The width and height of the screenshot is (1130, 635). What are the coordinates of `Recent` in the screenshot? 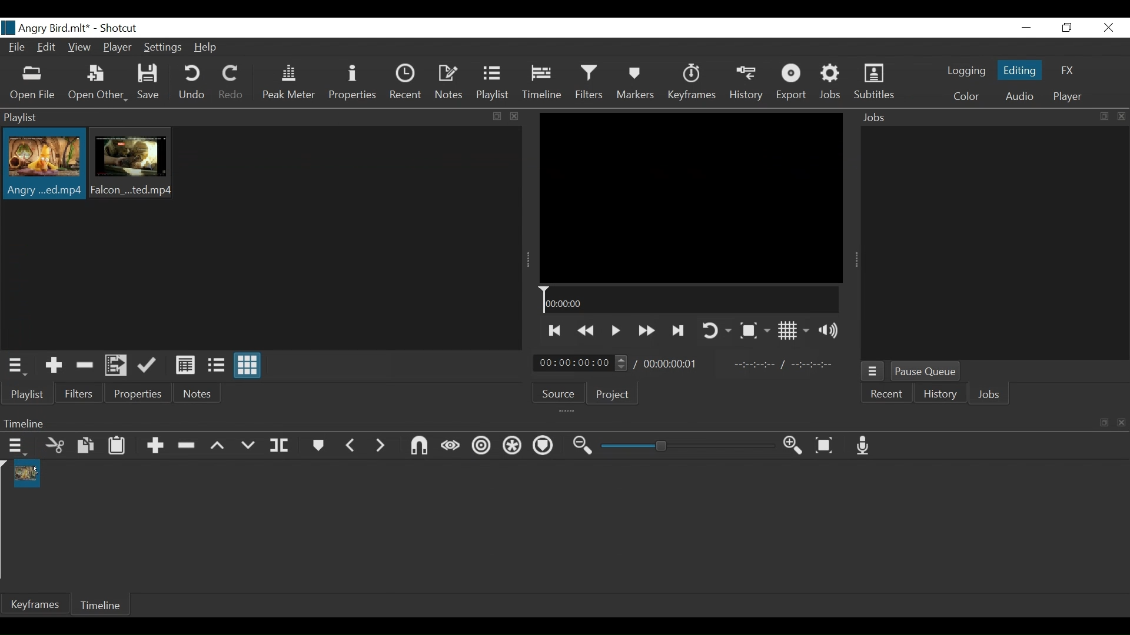 It's located at (887, 393).